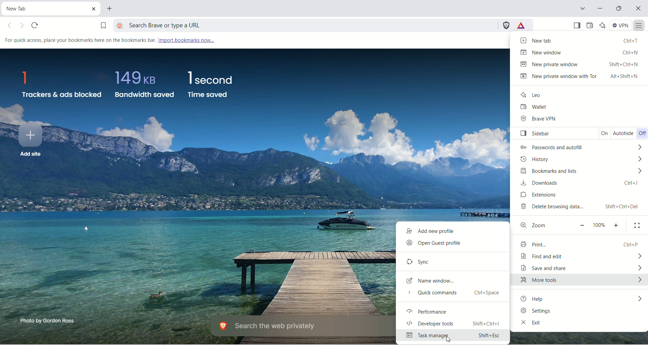 Image resolution: width=648 pixels, height=345 pixels. Describe the element at coordinates (583, 133) in the screenshot. I see `sidebar` at that location.